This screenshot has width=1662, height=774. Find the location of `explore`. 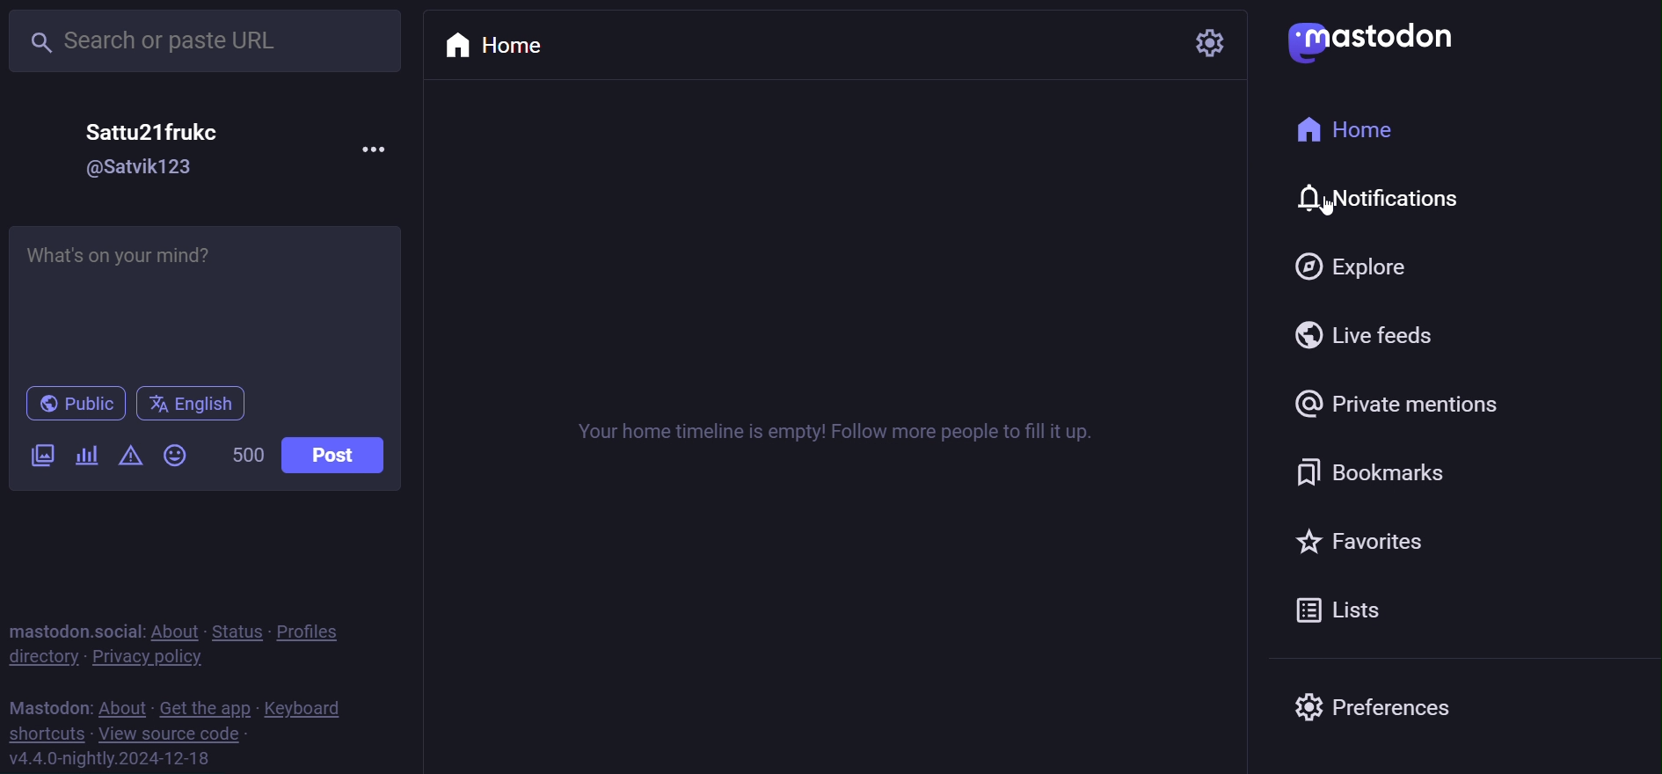

explore is located at coordinates (1354, 268).